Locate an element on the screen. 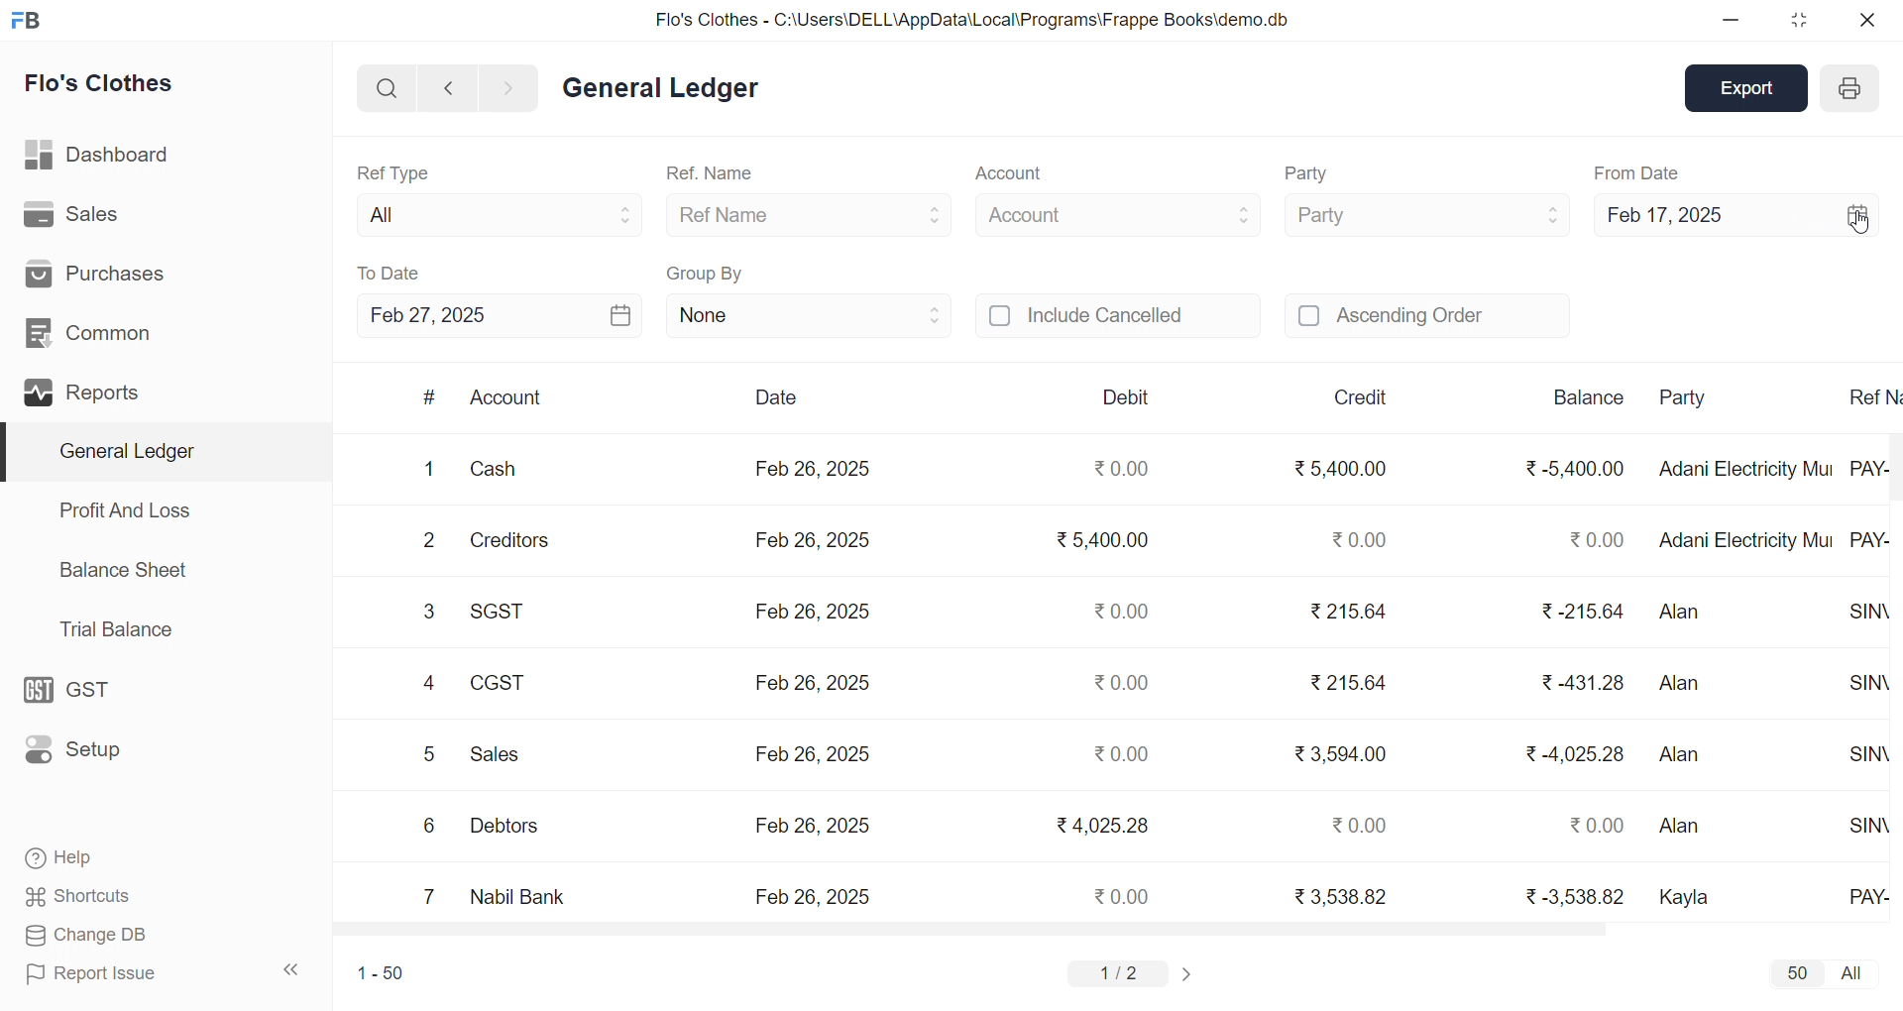  Adani Electricity Mui is located at coordinates (1746, 539).